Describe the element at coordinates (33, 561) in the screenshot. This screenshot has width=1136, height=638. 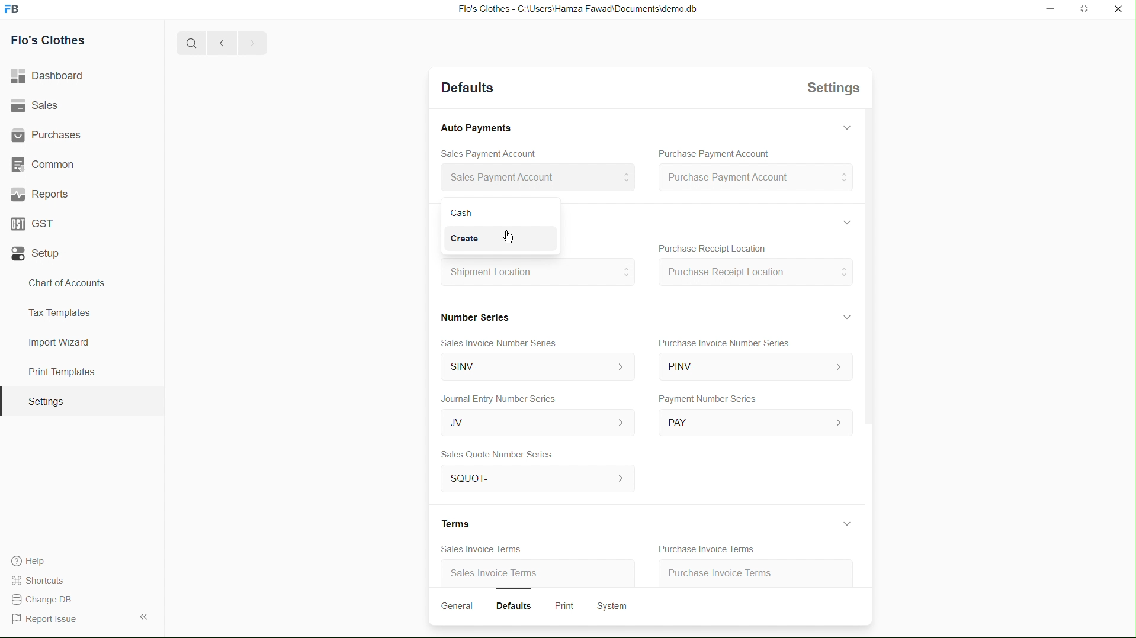
I see `Help` at that location.